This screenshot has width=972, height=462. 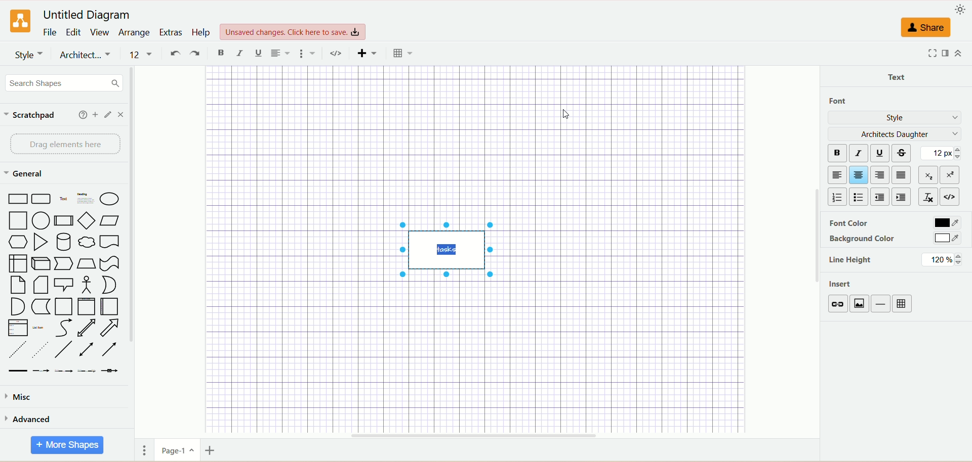 I want to click on Folded Page, so click(x=40, y=286).